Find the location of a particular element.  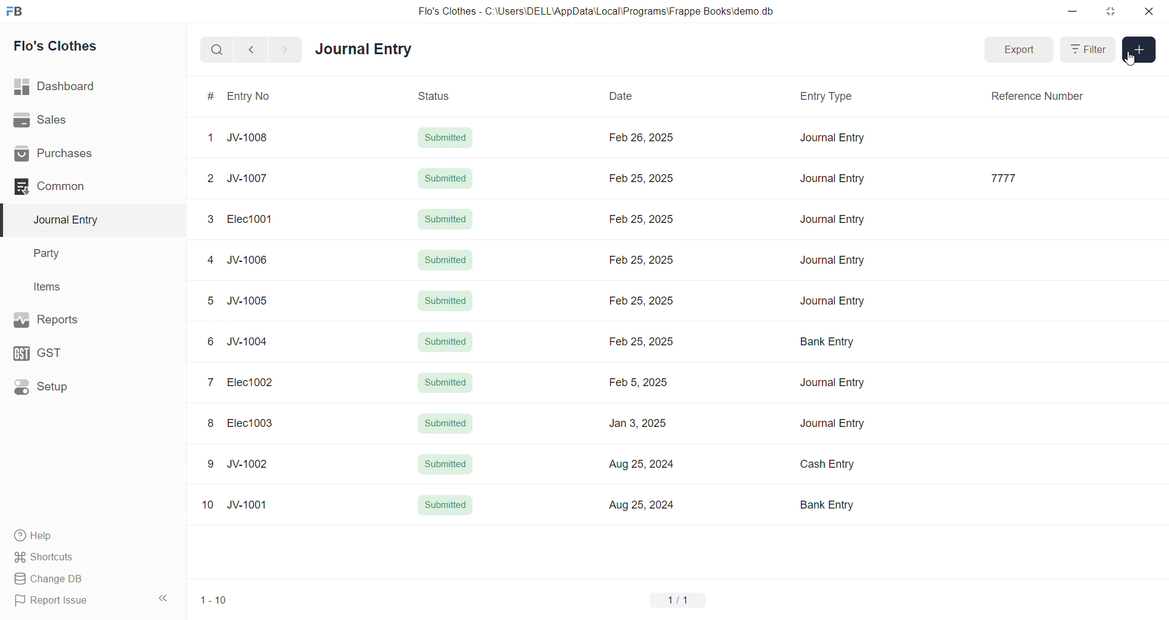

close is located at coordinates (1150, 11).